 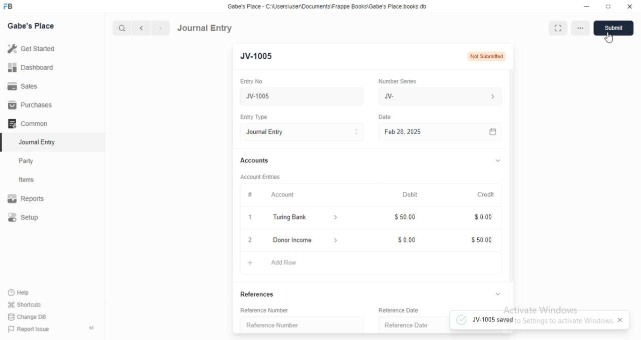 I want to click on Purchases, so click(x=32, y=105).